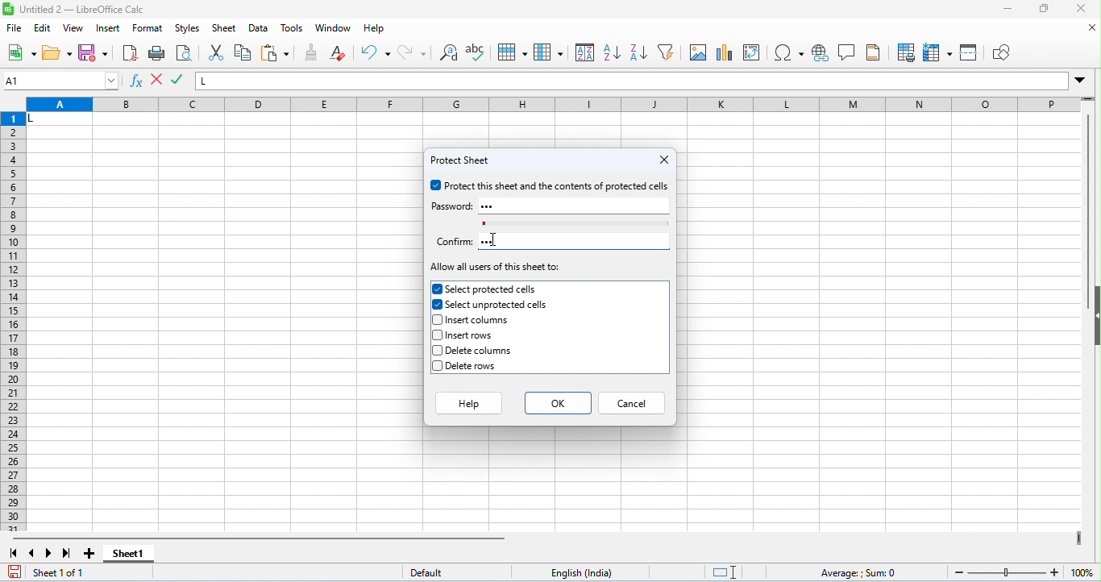  What do you see at coordinates (467, 401) in the screenshot?
I see `help` at bounding box center [467, 401].